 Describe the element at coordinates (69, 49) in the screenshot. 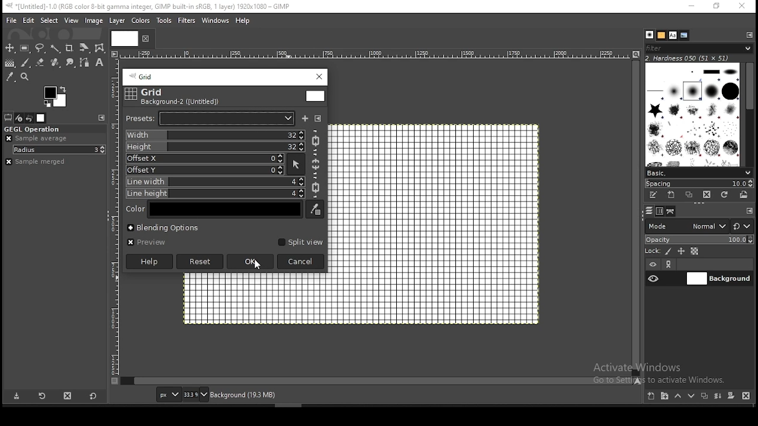

I see `crop tool` at that location.